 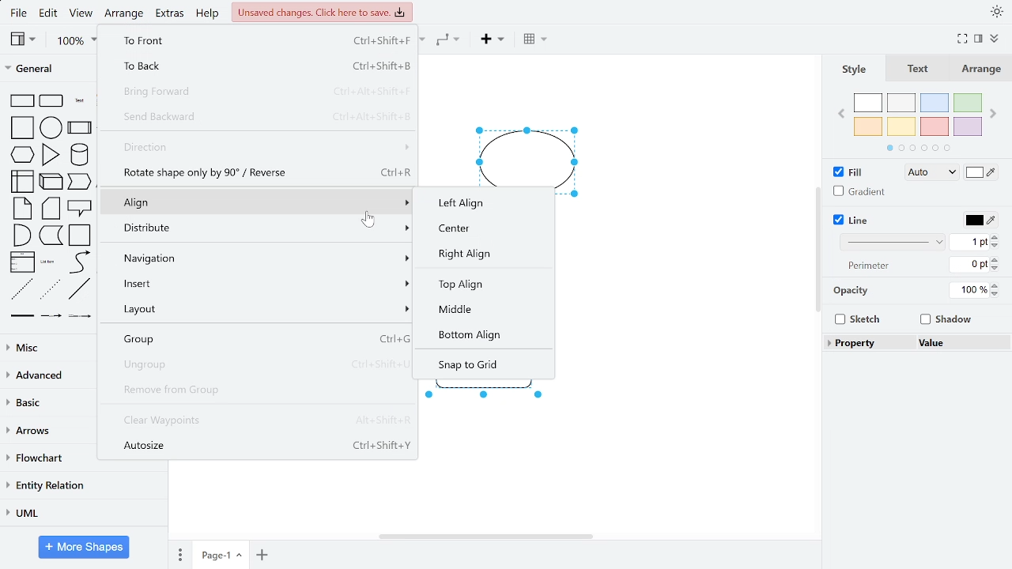 What do you see at coordinates (868, 126) in the screenshot?
I see `orange` at bounding box center [868, 126].